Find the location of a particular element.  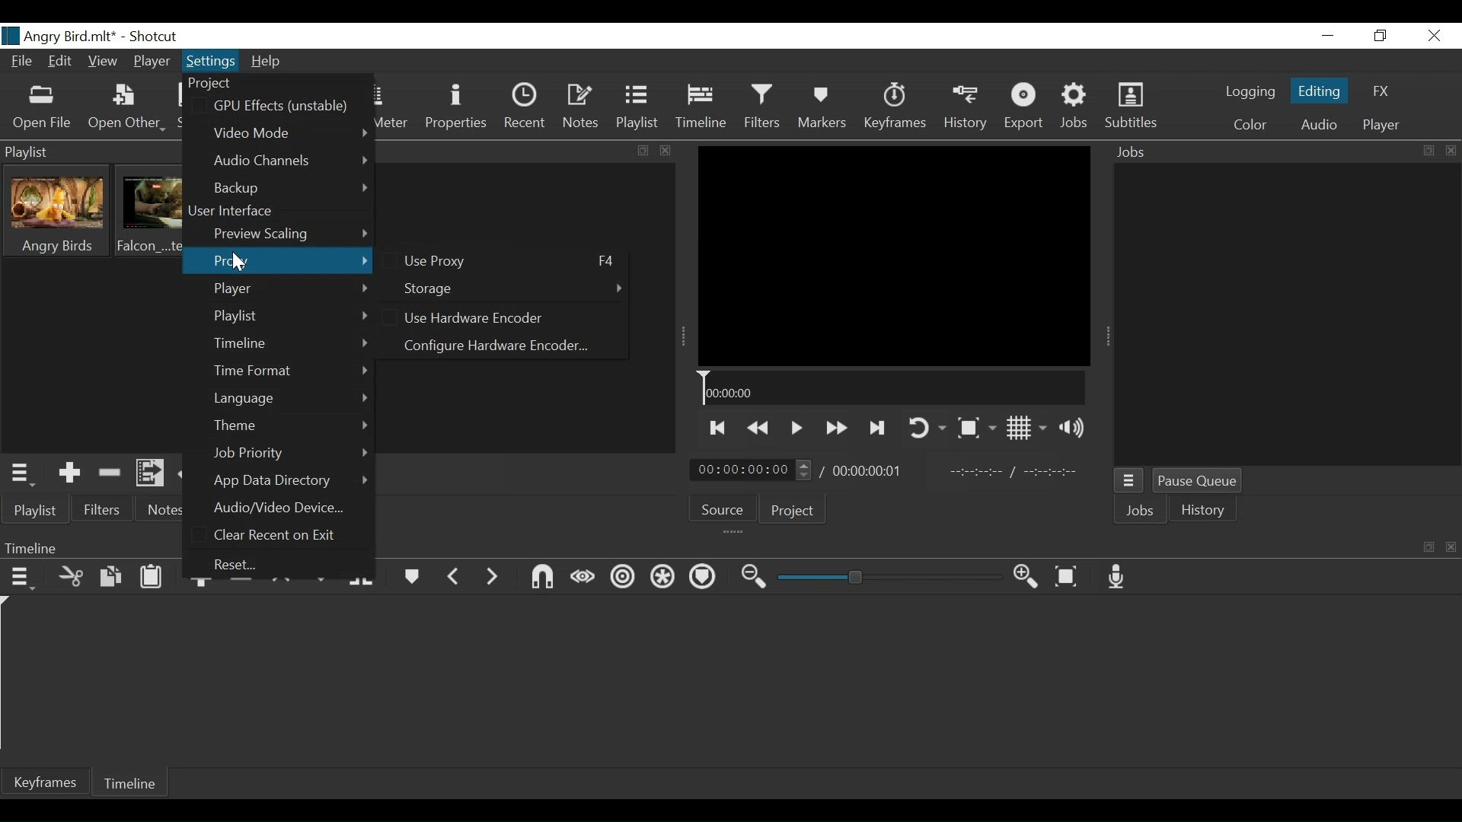

Job Priority is located at coordinates (291, 453).